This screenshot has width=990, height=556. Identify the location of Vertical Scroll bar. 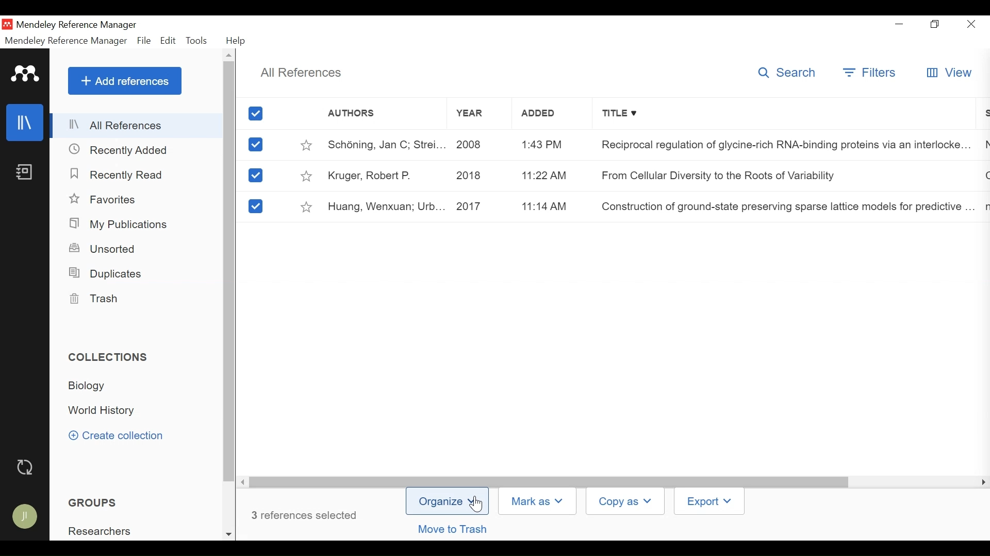
(230, 272).